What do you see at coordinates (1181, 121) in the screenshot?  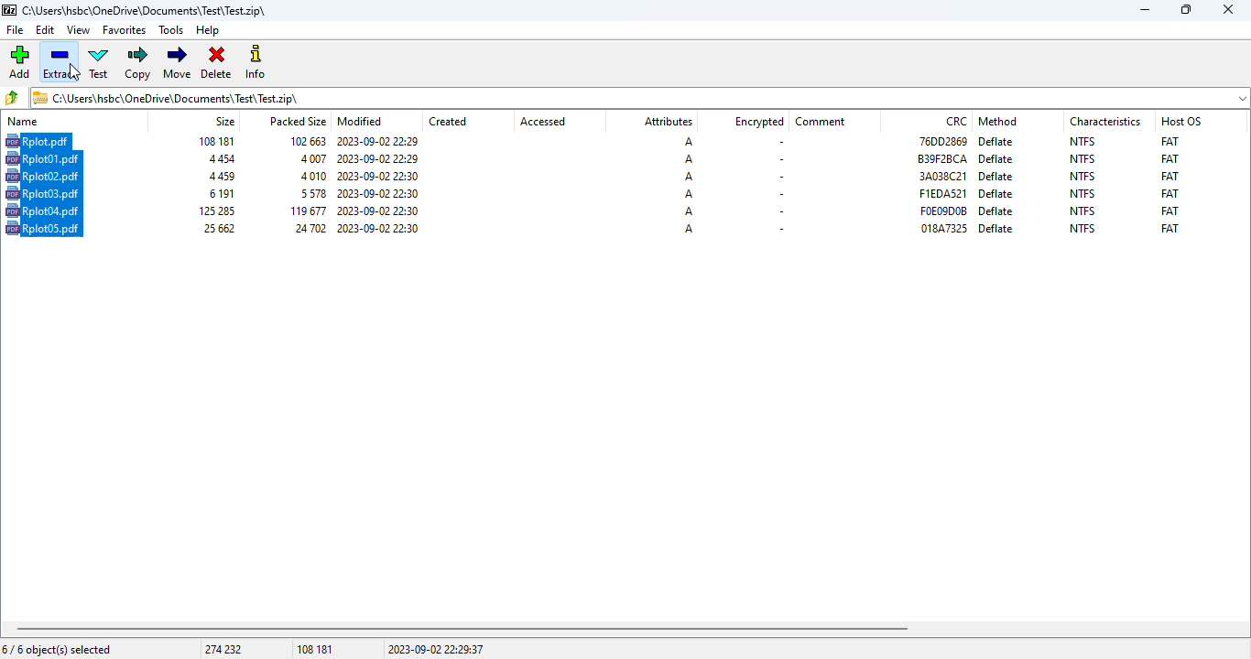 I see `host OS` at bounding box center [1181, 121].